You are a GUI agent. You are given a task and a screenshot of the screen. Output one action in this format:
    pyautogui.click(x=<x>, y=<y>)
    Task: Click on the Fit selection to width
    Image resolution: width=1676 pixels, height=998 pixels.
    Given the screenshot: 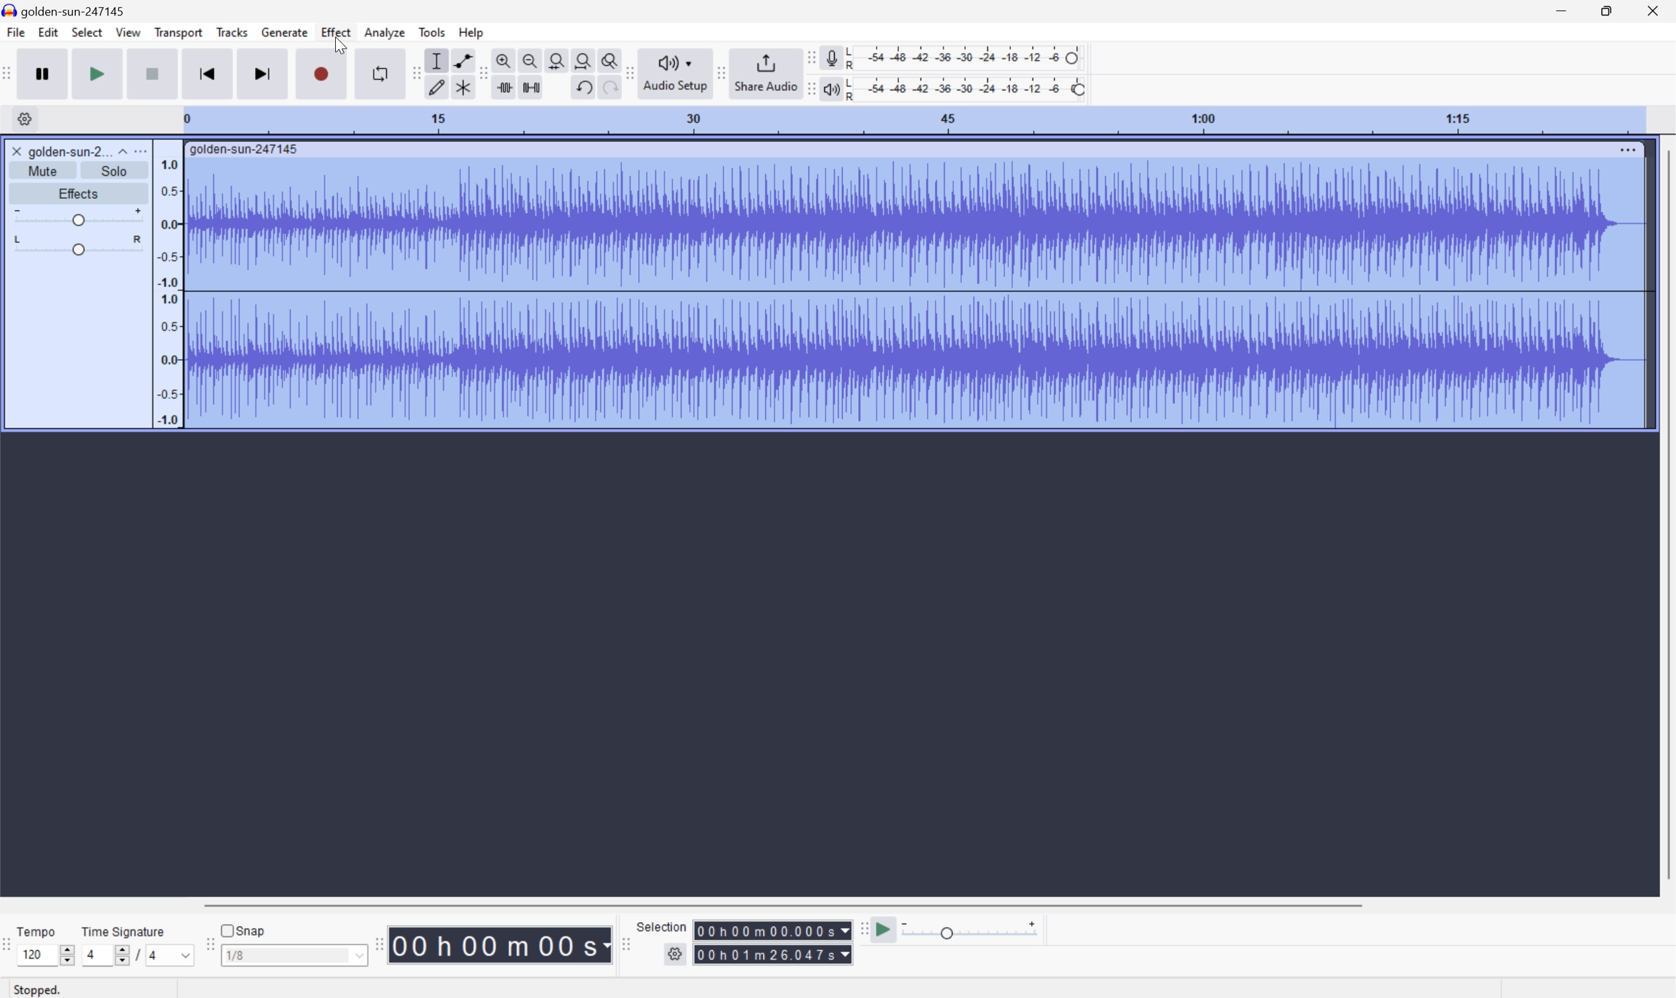 What is the action you would take?
    pyautogui.click(x=555, y=59)
    